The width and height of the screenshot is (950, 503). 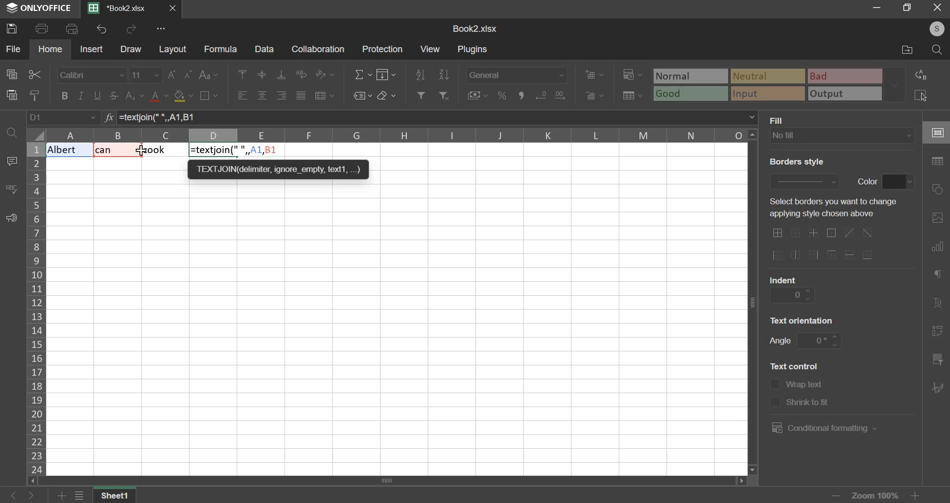 I want to click on spelling, so click(x=11, y=189).